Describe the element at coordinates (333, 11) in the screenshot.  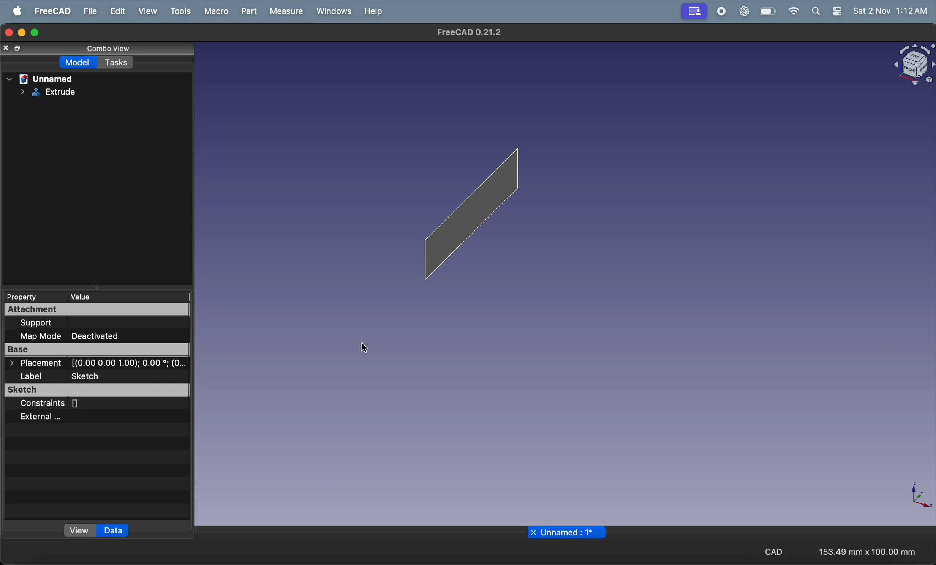
I see `windows` at that location.